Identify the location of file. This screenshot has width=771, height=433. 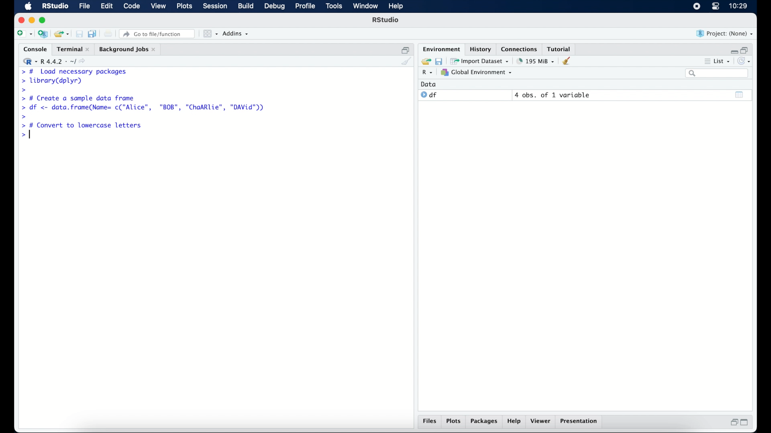
(84, 6).